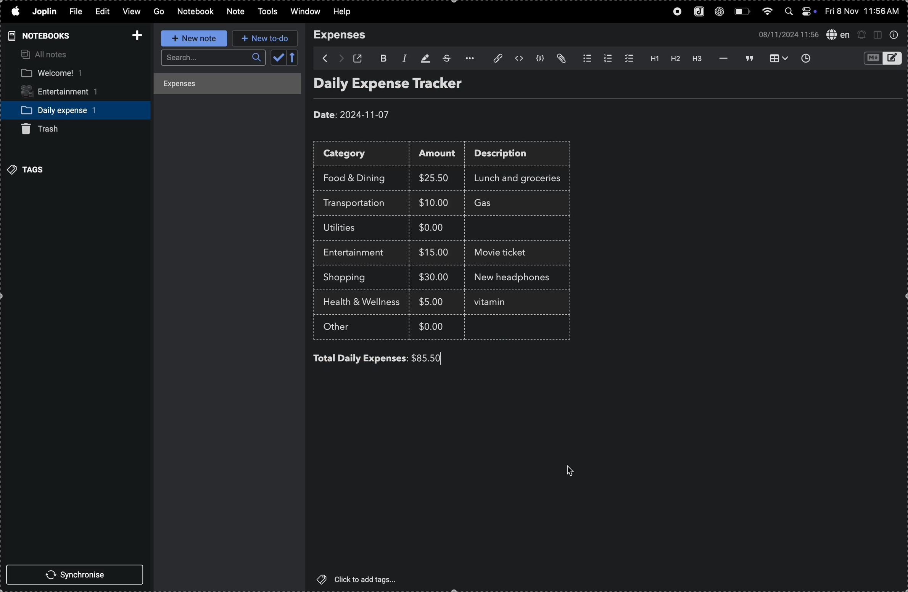 The width and height of the screenshot is (908, 592). What do you see at coordinates (697, 12) in the screenshot?
I see `joplin` at bounding box center [697, 12].